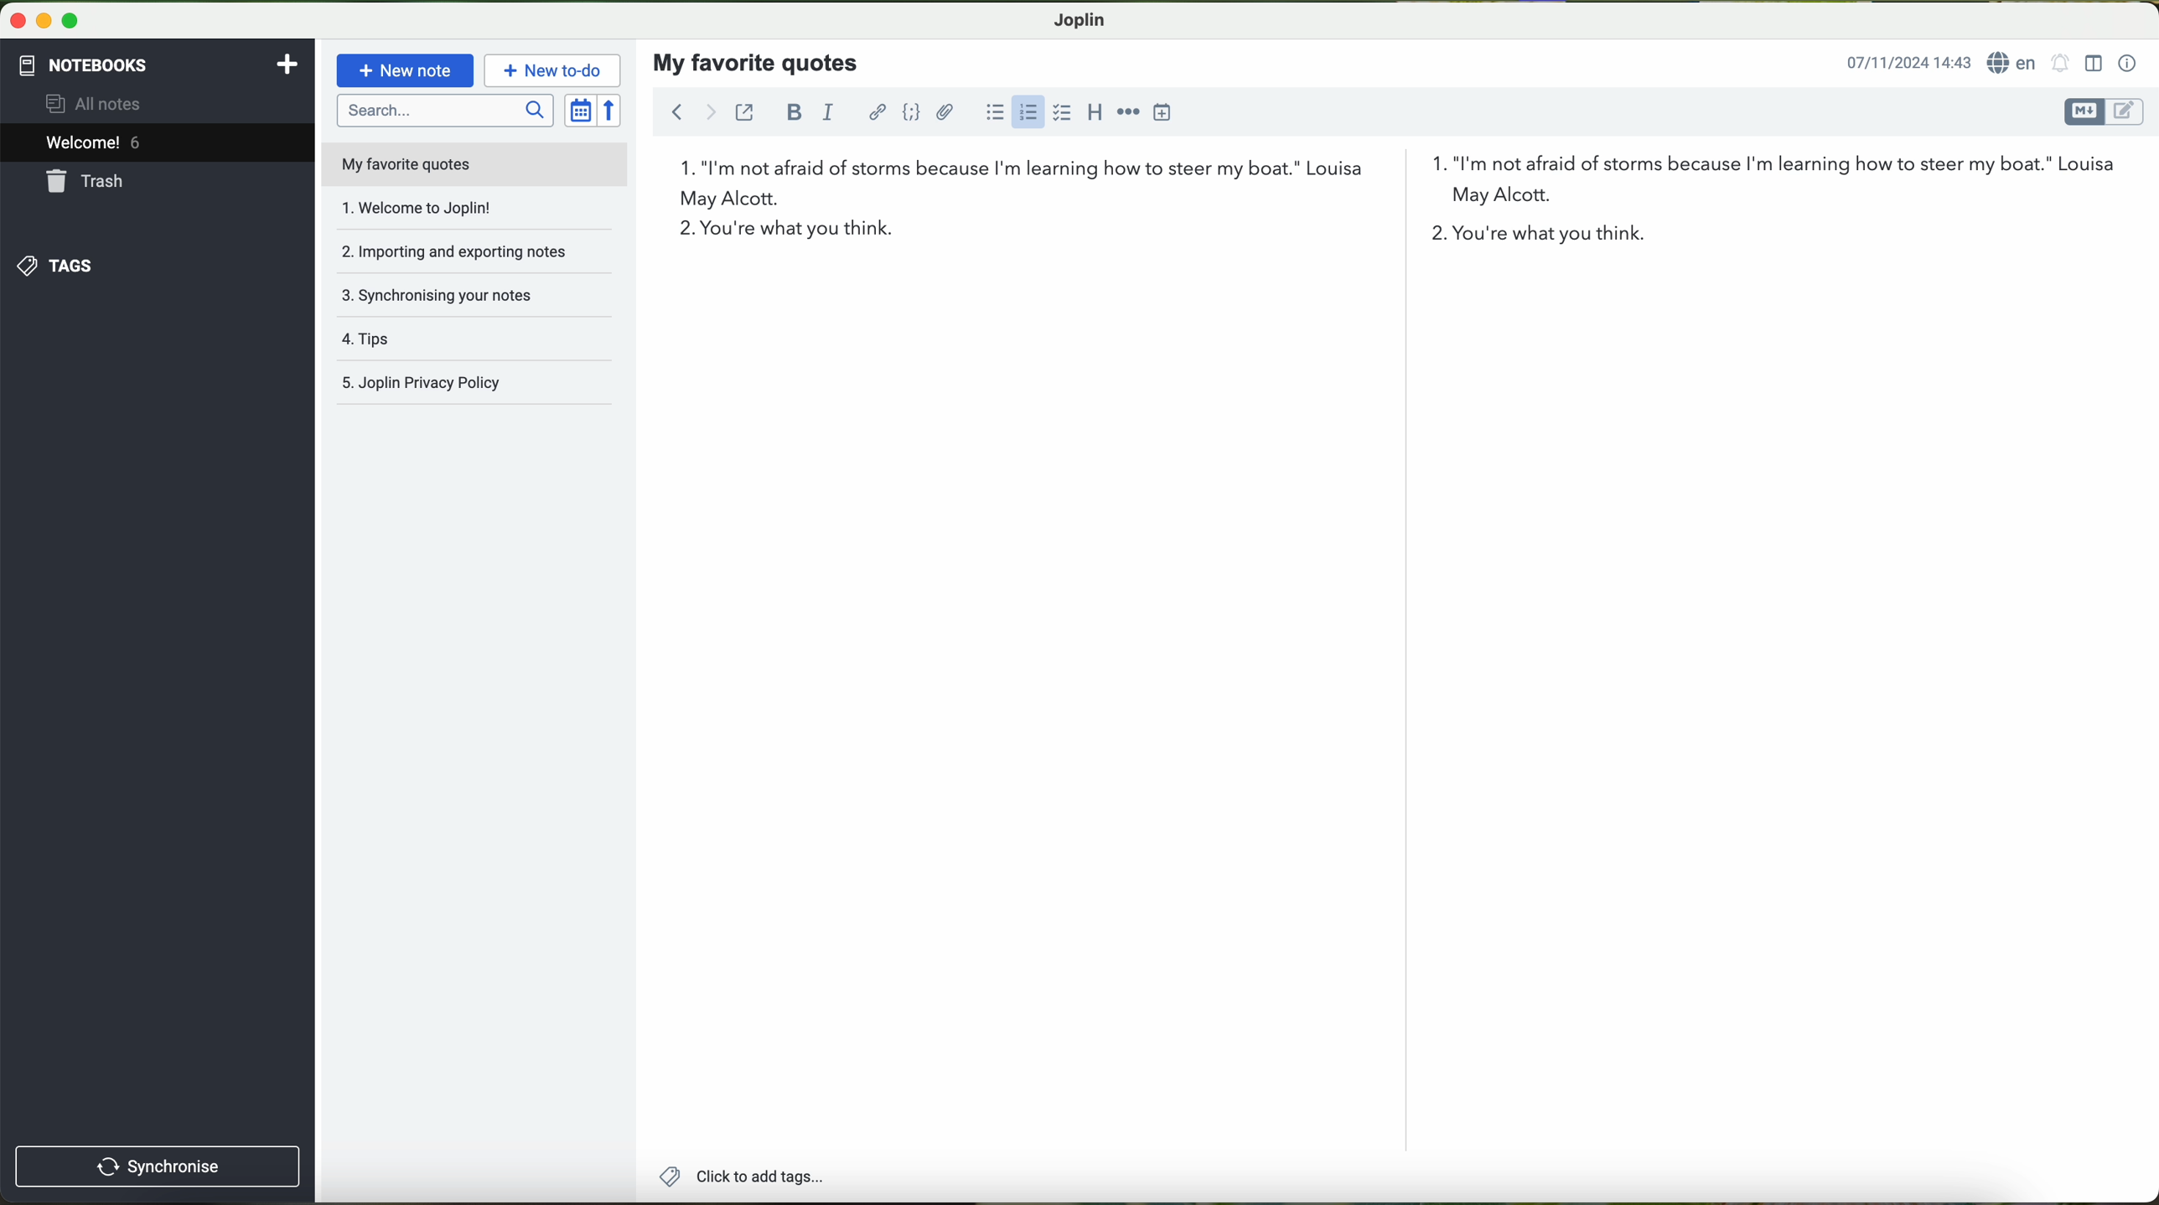  What do you see at coordinates (13, 24) in the screenshot?
I see `close` at bounding box center [13, 24].